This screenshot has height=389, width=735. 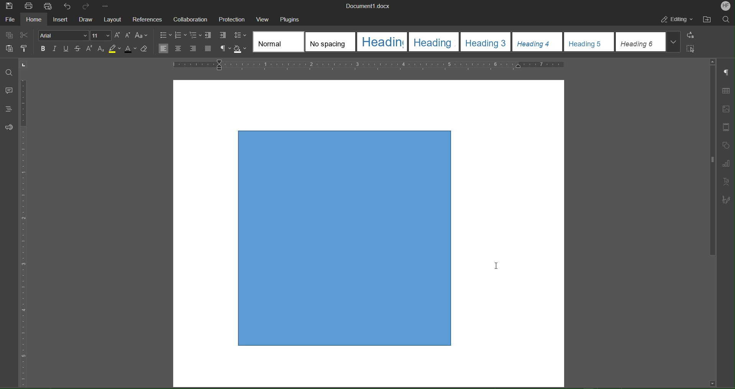 What do you see at coordinates (196, 36) in the screenshot?
I see `Nested List` at bounding box center [196, 36].